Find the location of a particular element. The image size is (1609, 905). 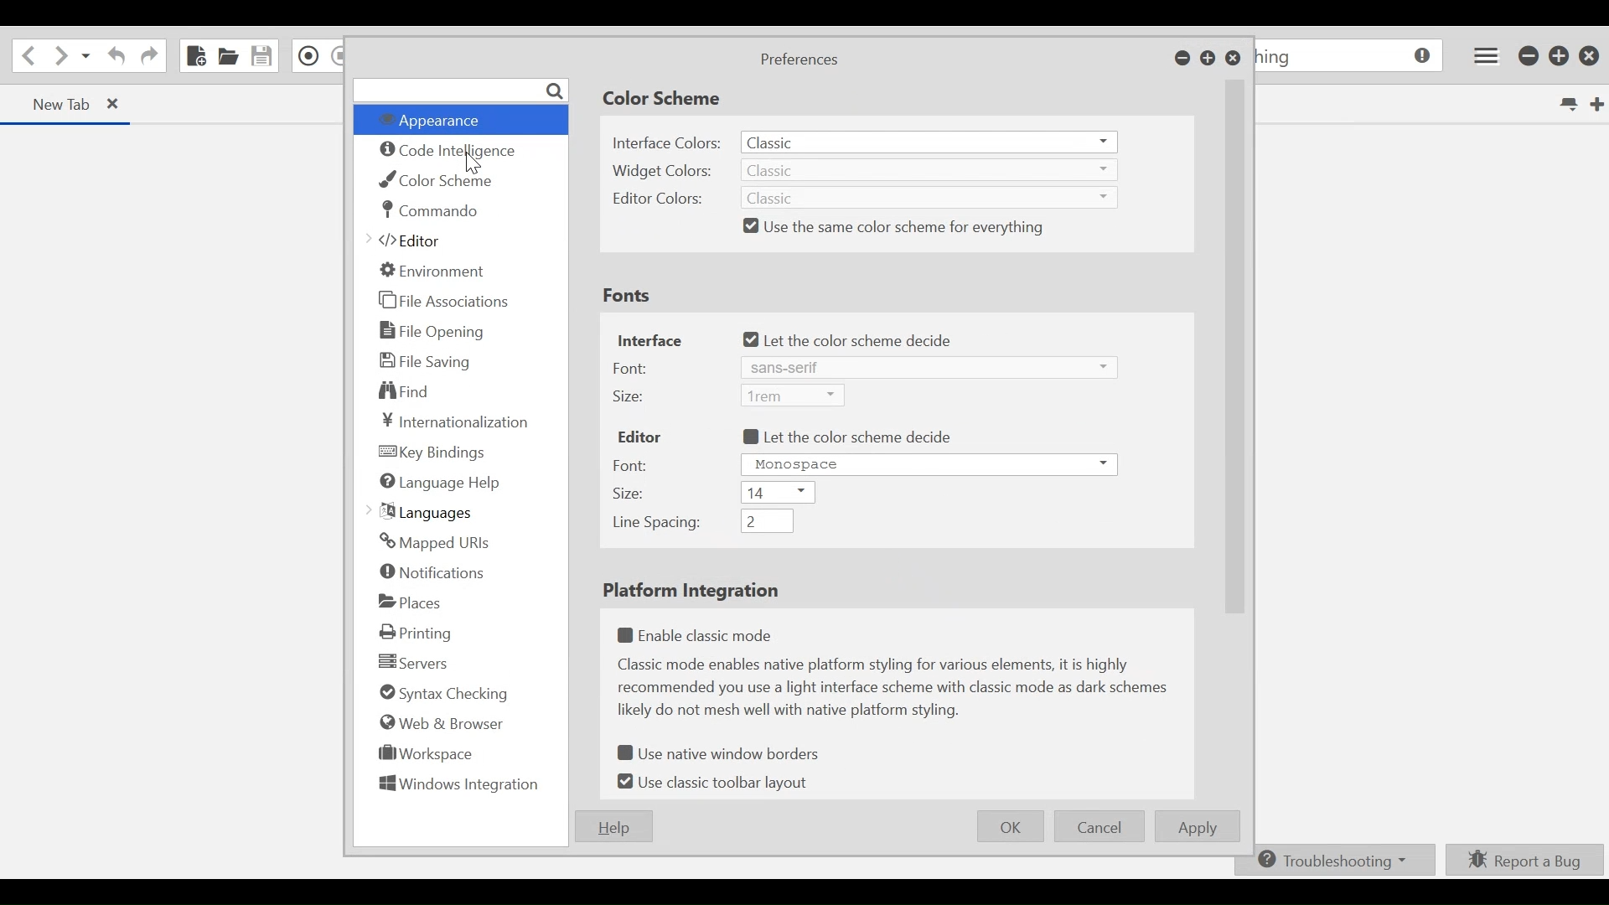

2 is located at coordinates (766, 521).